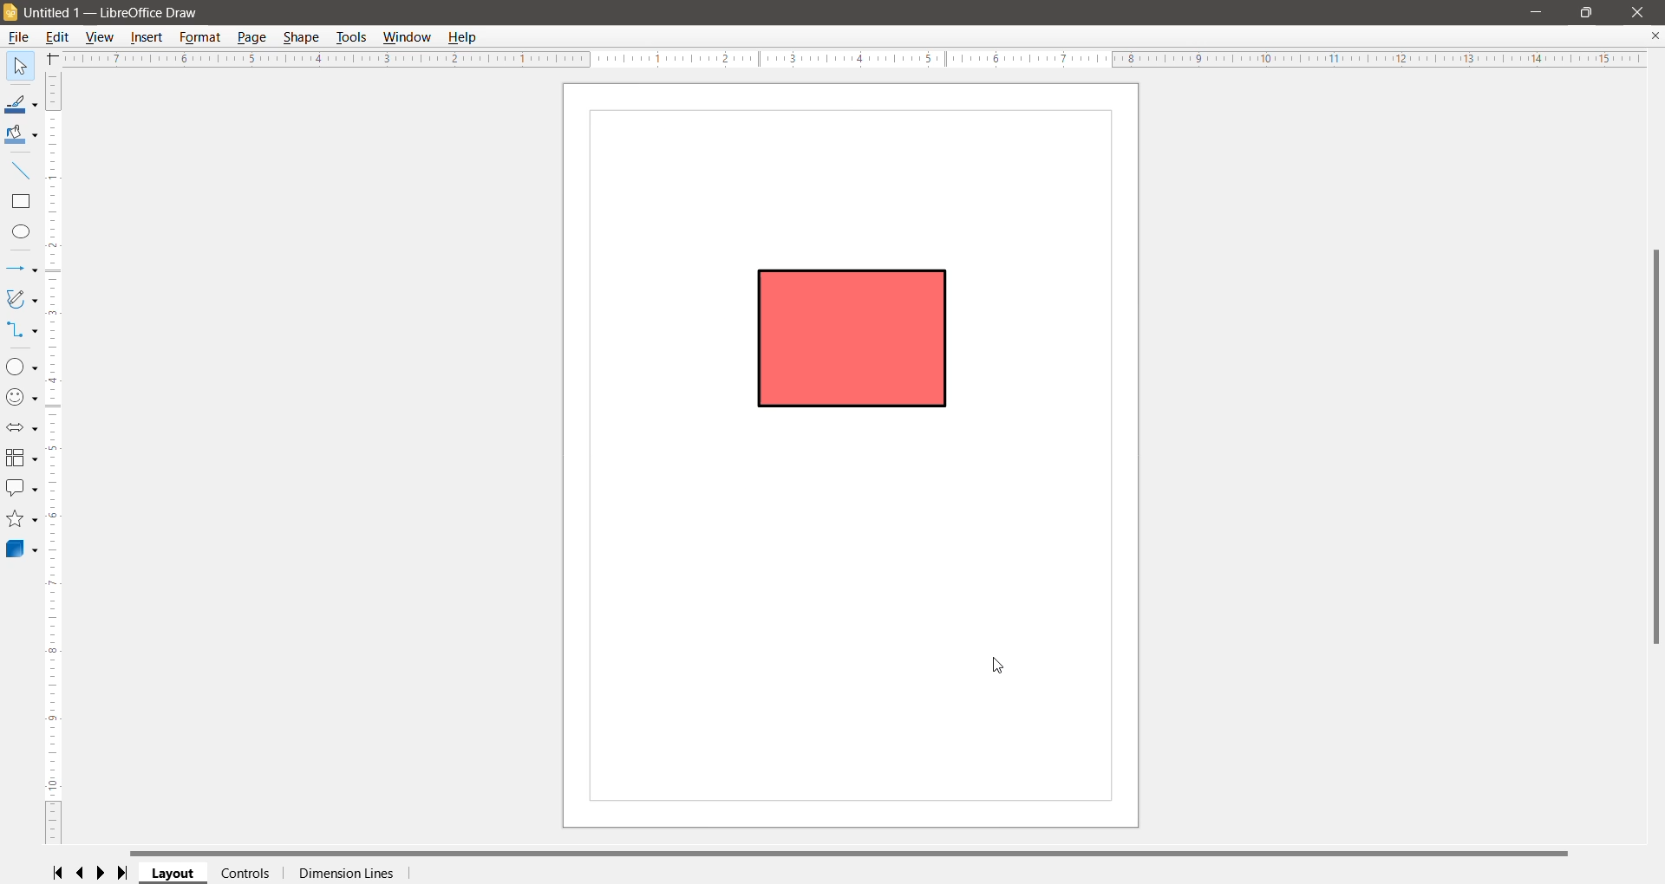 The height and width of the screenshot is (884, 1665). I want to click on 3D Objects, so click(22, 548).